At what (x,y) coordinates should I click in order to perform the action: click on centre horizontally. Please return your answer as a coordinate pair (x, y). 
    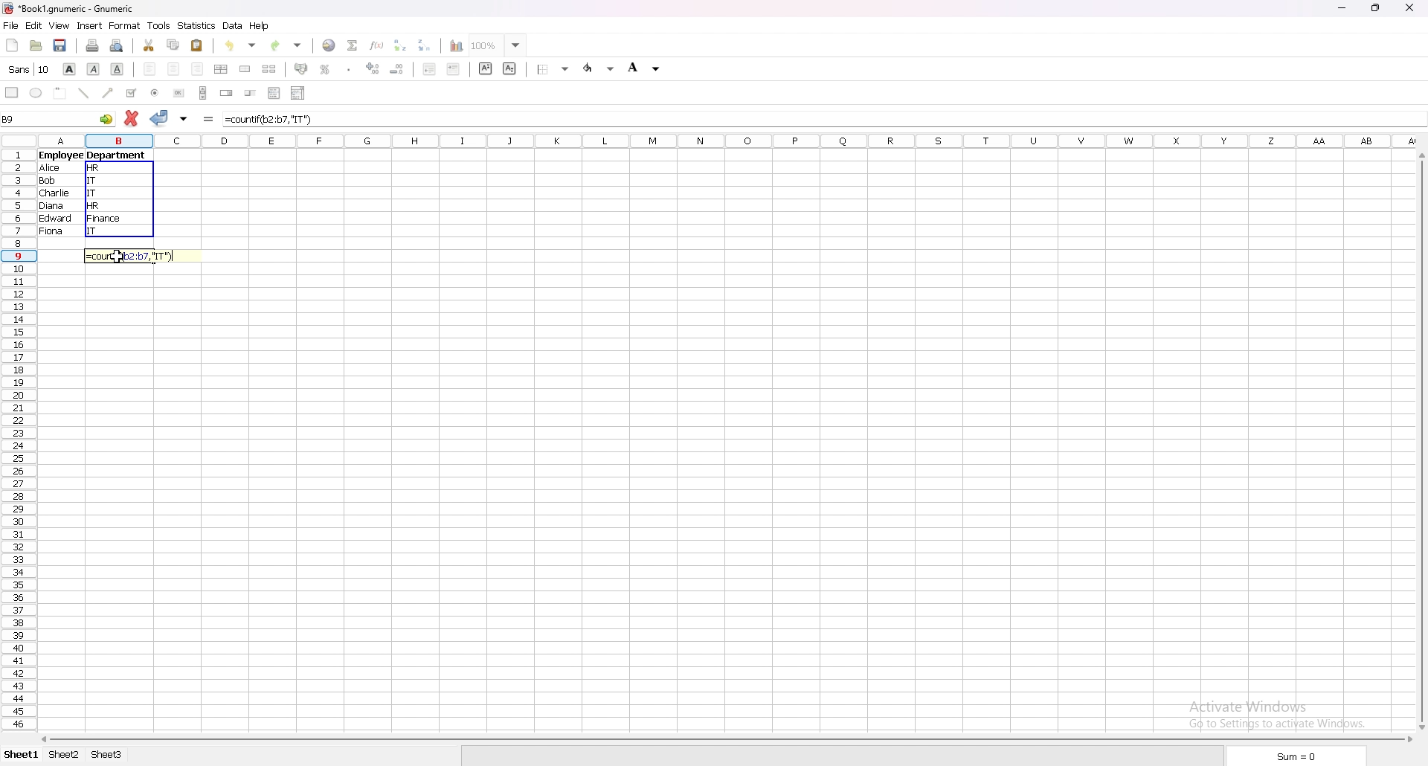
    Looking at the image, I should click on (222, 70).